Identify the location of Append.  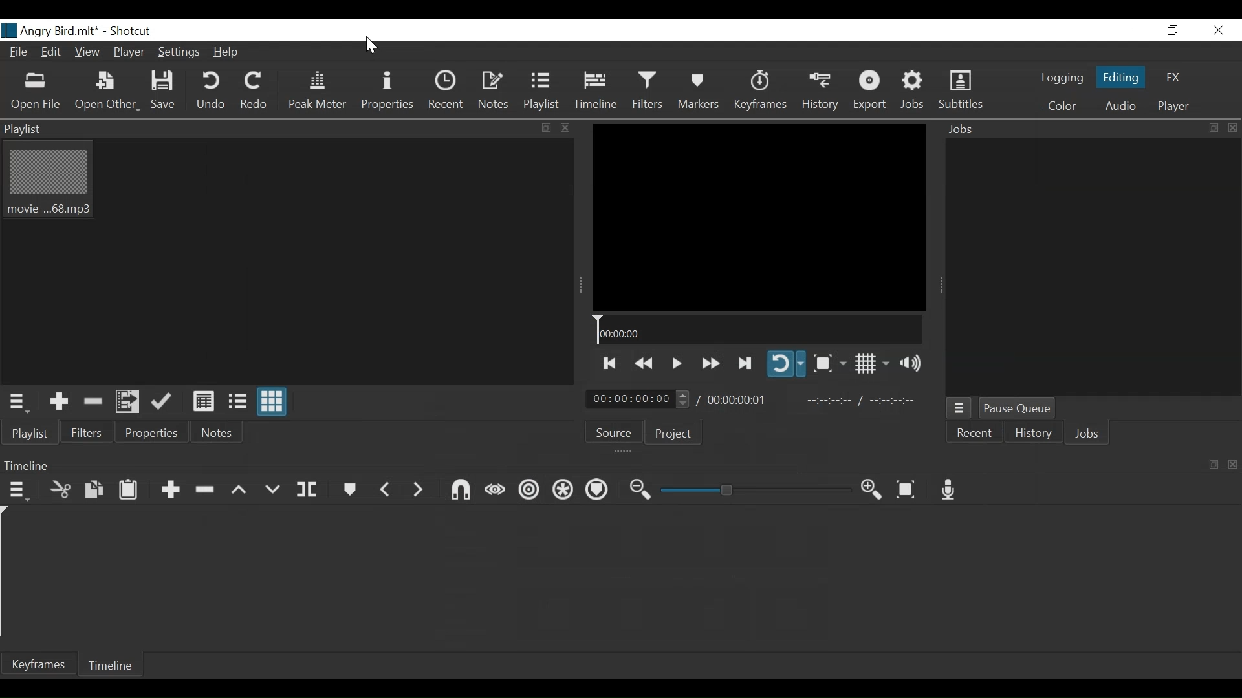
(170, 489).